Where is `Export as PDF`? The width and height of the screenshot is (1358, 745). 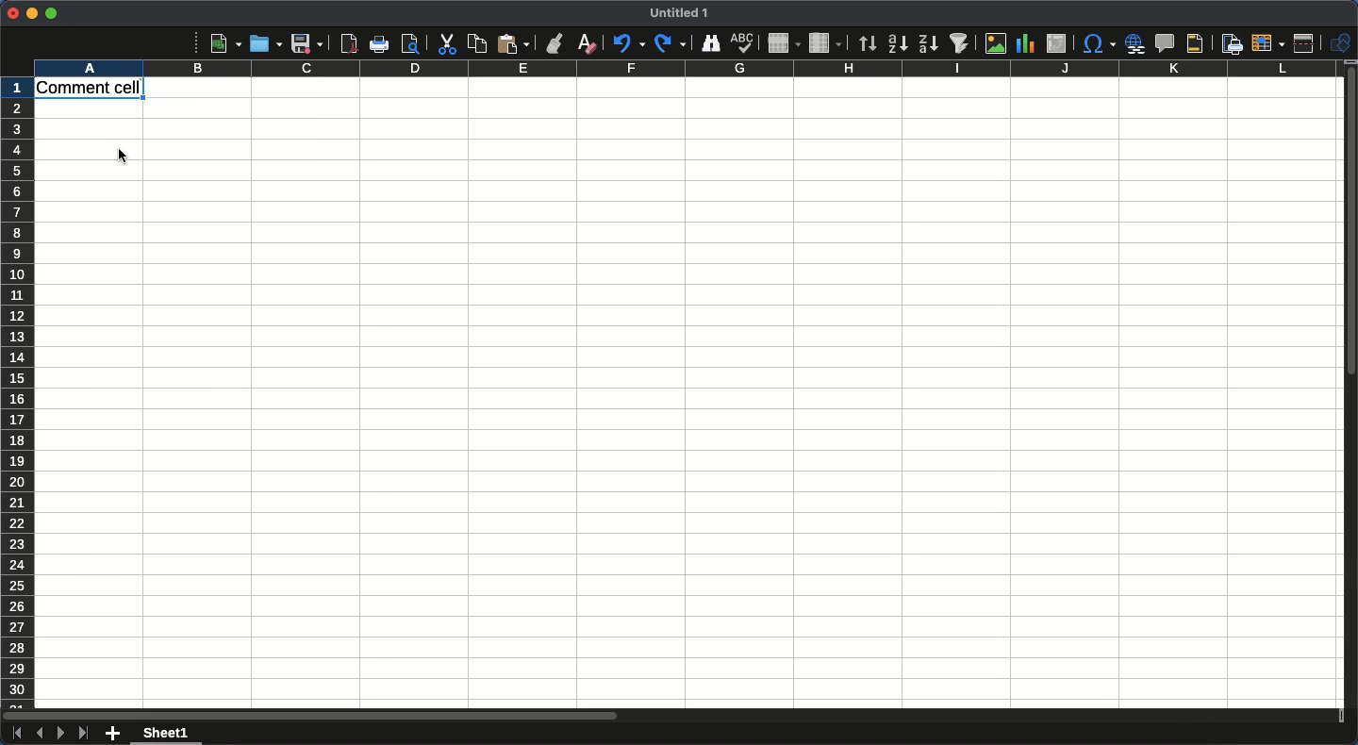
Export as PDF is located at coordinates (346, 43).